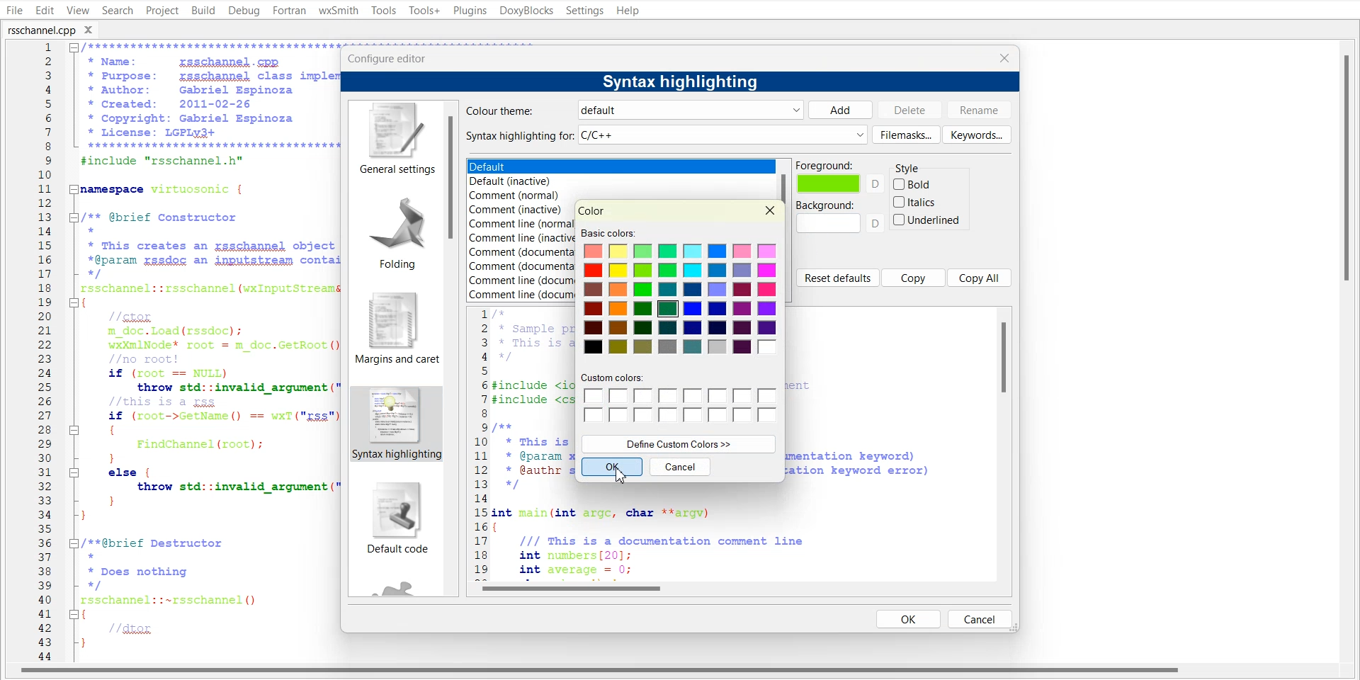  I want to click on Plugins, so click(469, 10).